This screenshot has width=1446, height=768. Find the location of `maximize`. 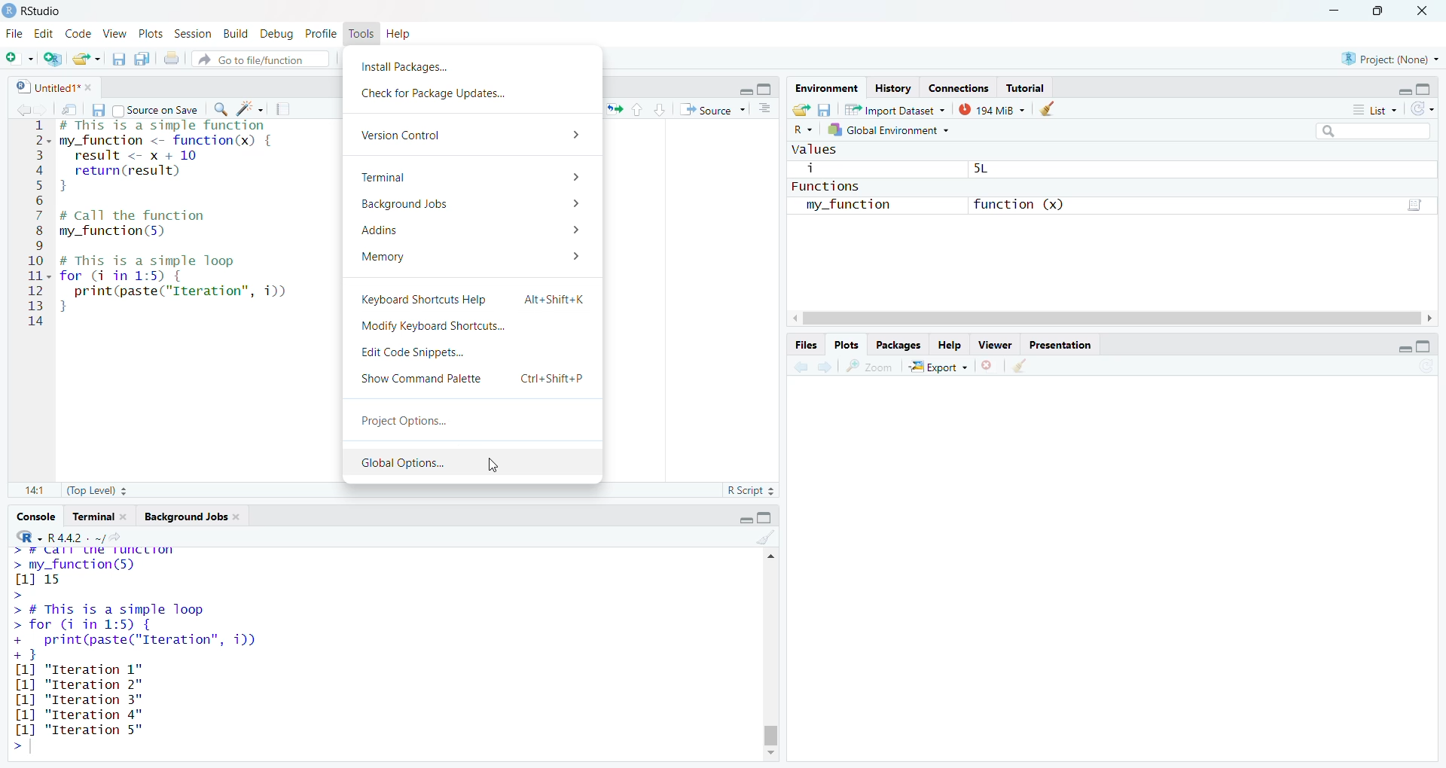

maximize is located at coordinates (1432, 347).